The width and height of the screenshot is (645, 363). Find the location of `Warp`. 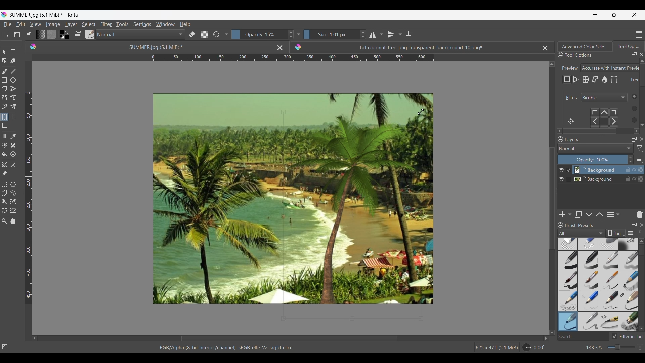

Warp is located at coordinates (586, 80).